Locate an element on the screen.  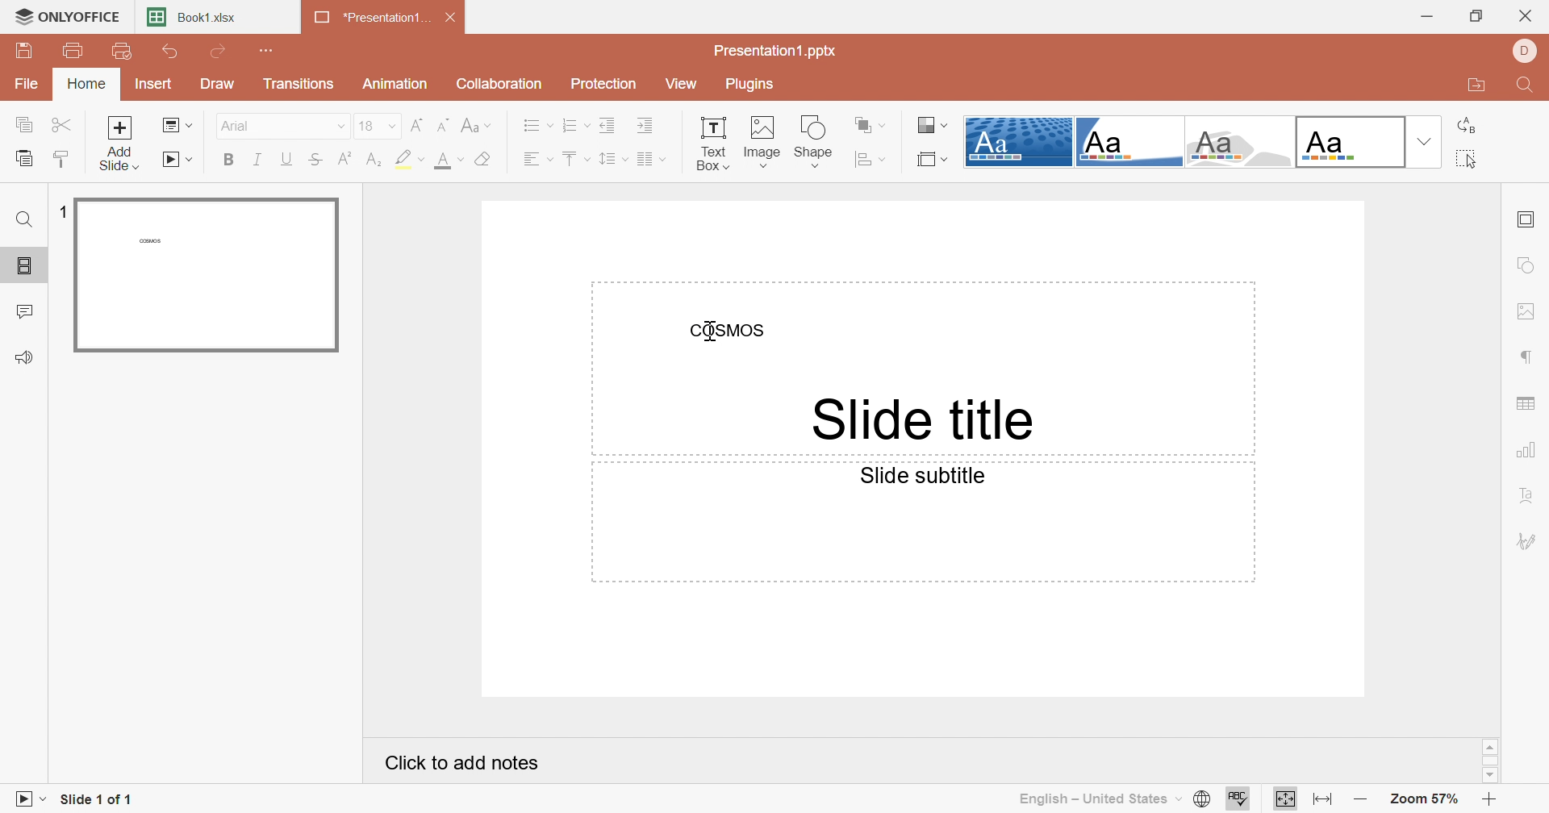
Customize Quick Access Toolbar is located at coordinates (265, 51).